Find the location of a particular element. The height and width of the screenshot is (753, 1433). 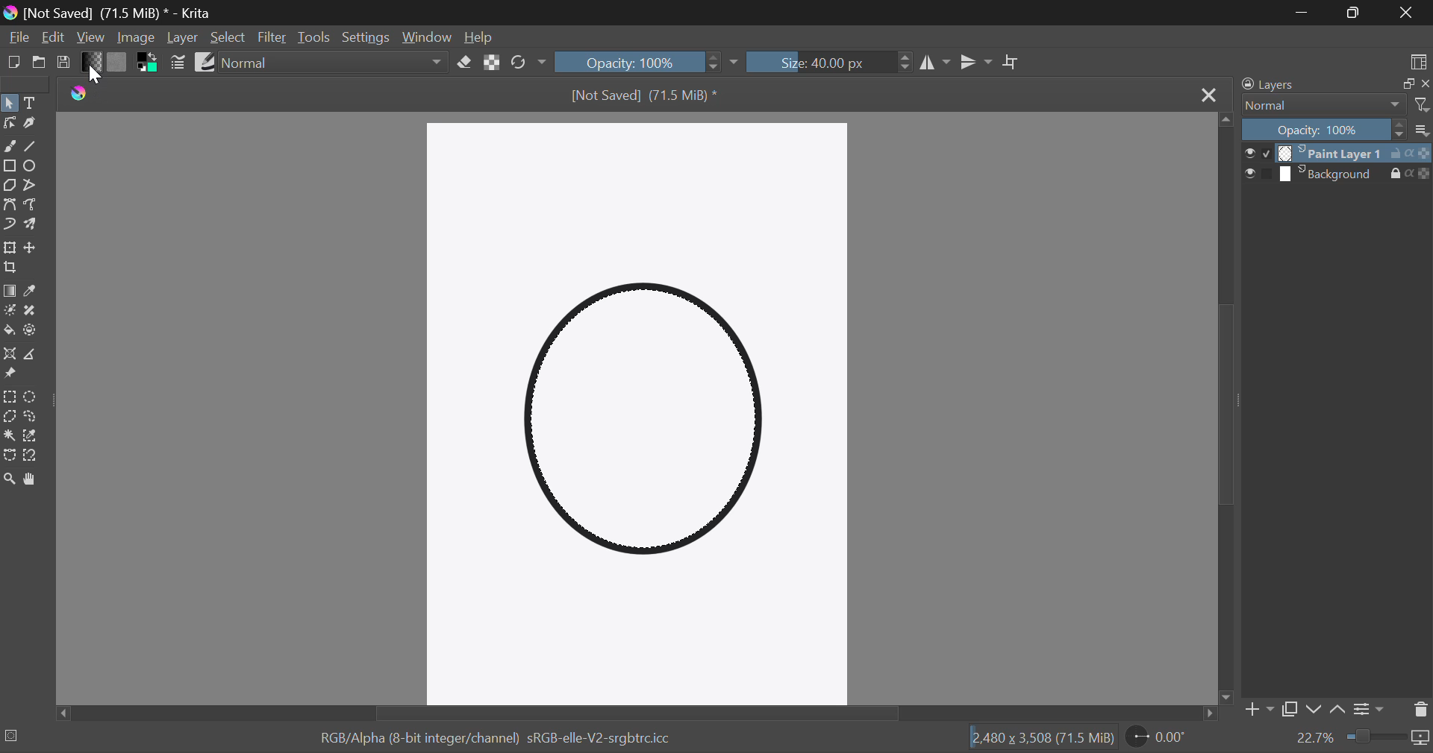

[Not Saved] (71.5 MiB) * - Krita is located at coordinates (118, 14).